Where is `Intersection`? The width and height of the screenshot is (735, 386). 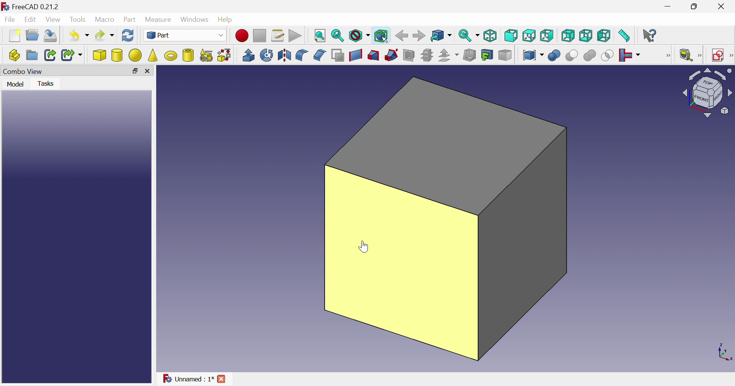 Intersection is located at coordinates (608, 55).